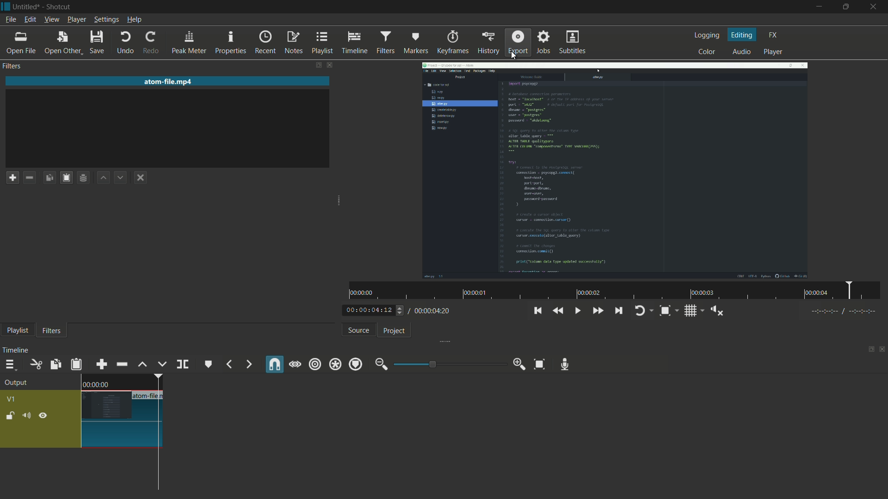  What do you see at coordinates (31, 177) in the screenshot?
I see `remove filter` at bounding box center [31, 177].